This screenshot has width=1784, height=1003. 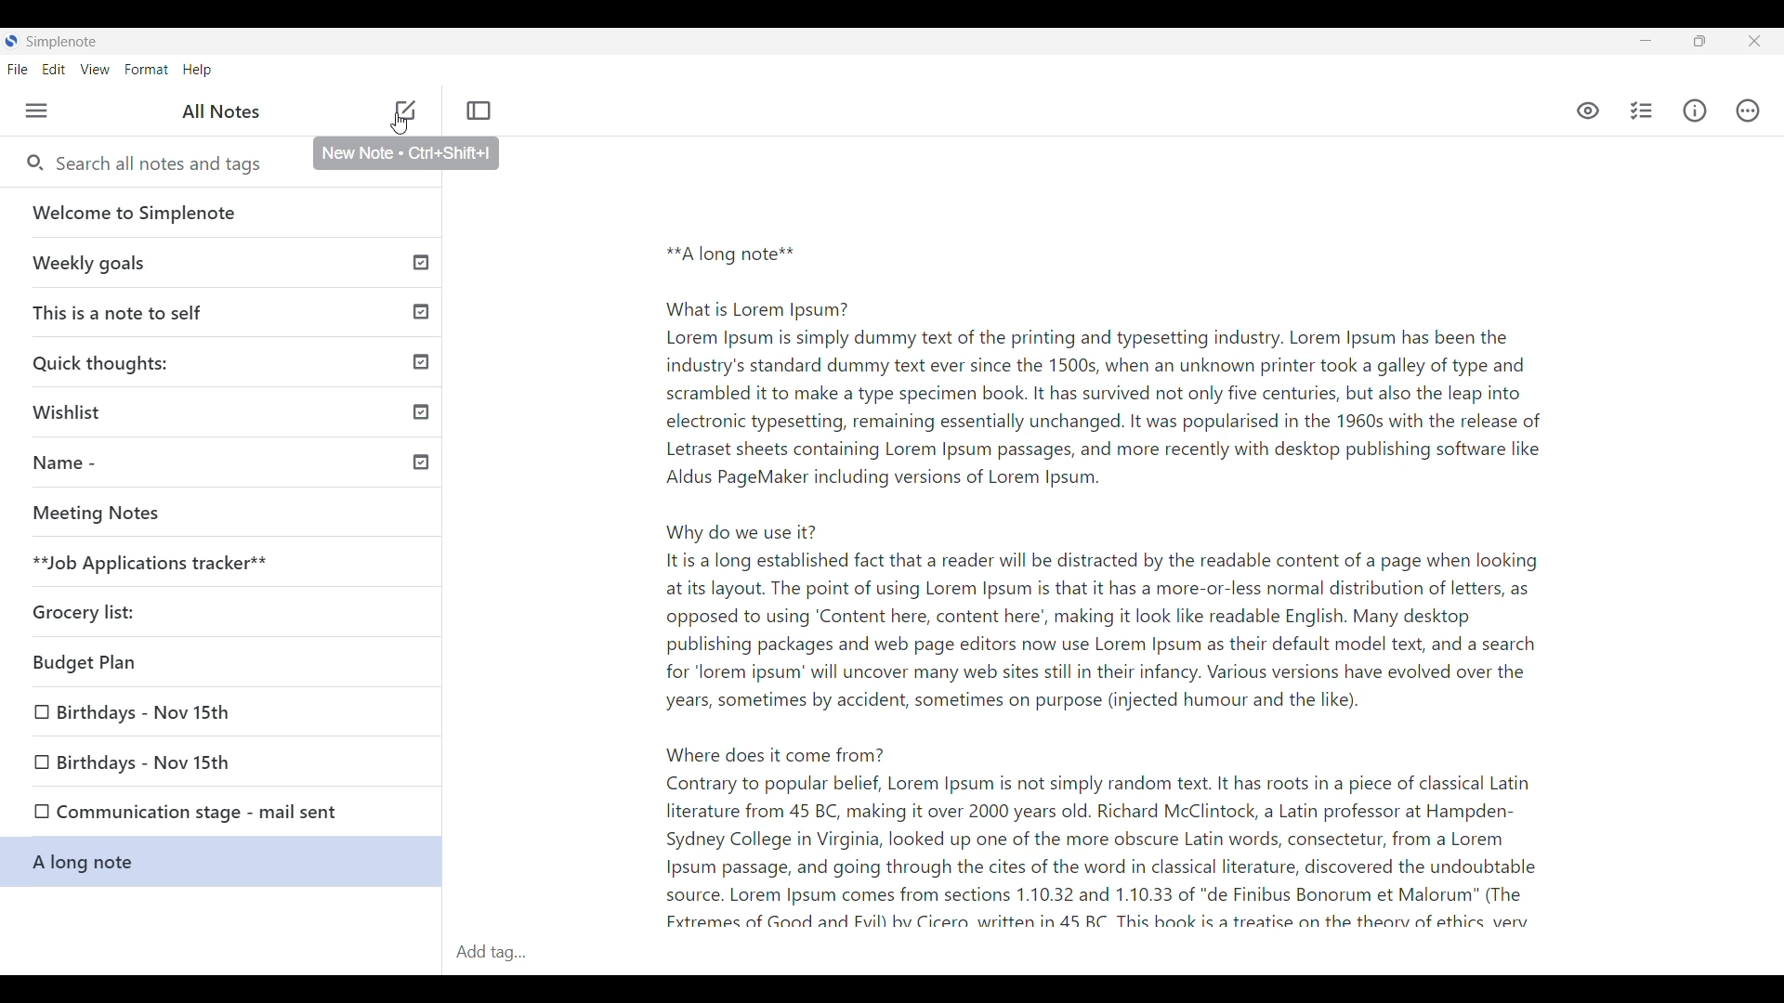 What do you see at coordinates (157, 716) in the screenshot?
I see `Birthdays-Nov 15th` at bounding box center [157, 716].